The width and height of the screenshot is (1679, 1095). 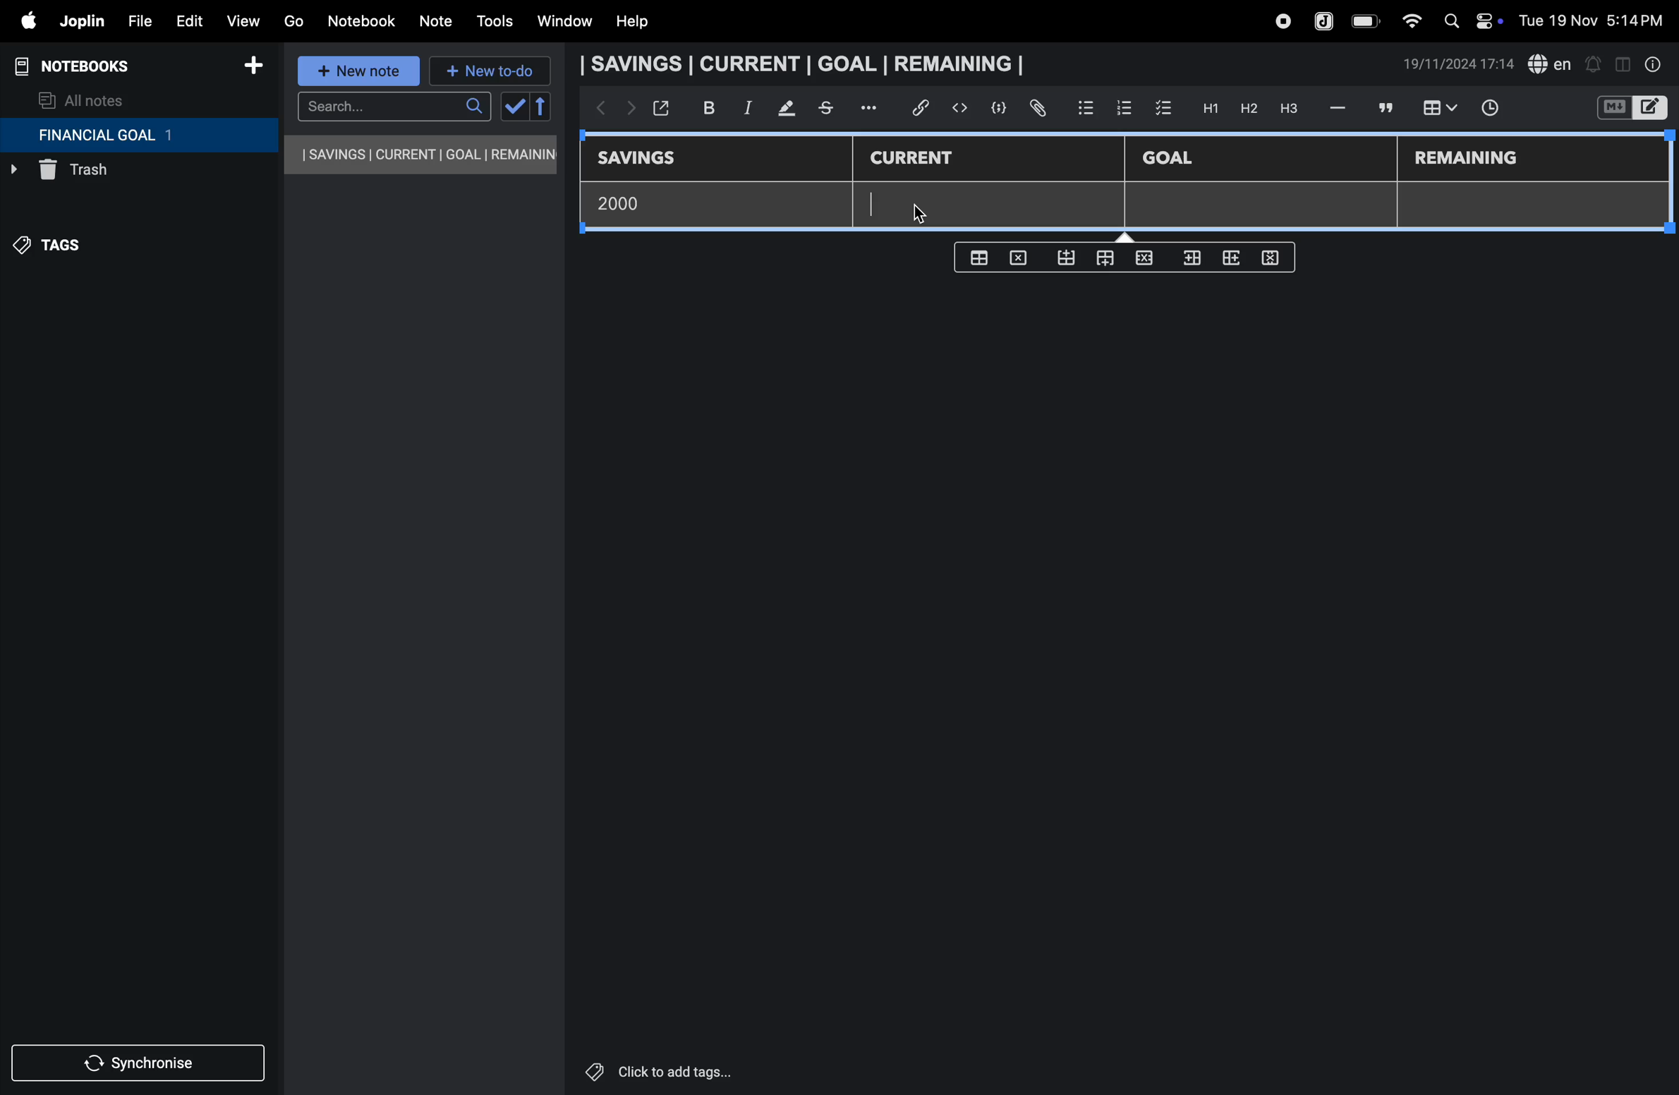 I want to click on from bottom, so click(x=1067, y=258).